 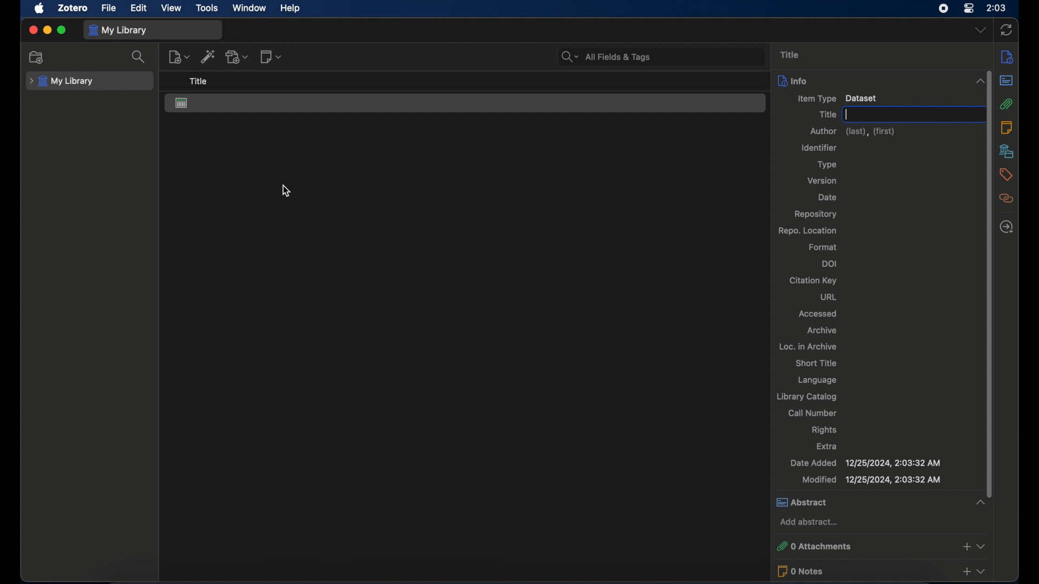 What do you see at coordinates (73, 8) in the screenshot?
I see `zotero` at bounding box center [73, 8].